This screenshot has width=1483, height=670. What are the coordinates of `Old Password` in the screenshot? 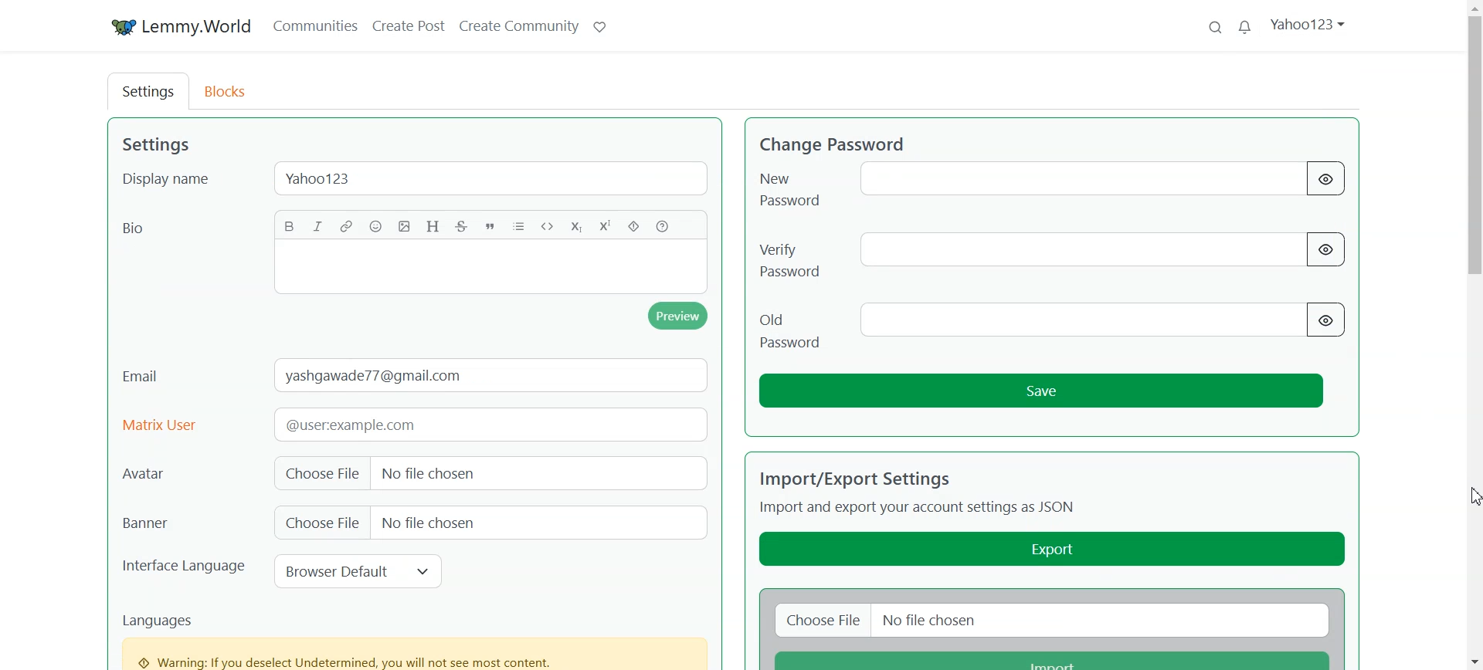 It's located at (786, 323).